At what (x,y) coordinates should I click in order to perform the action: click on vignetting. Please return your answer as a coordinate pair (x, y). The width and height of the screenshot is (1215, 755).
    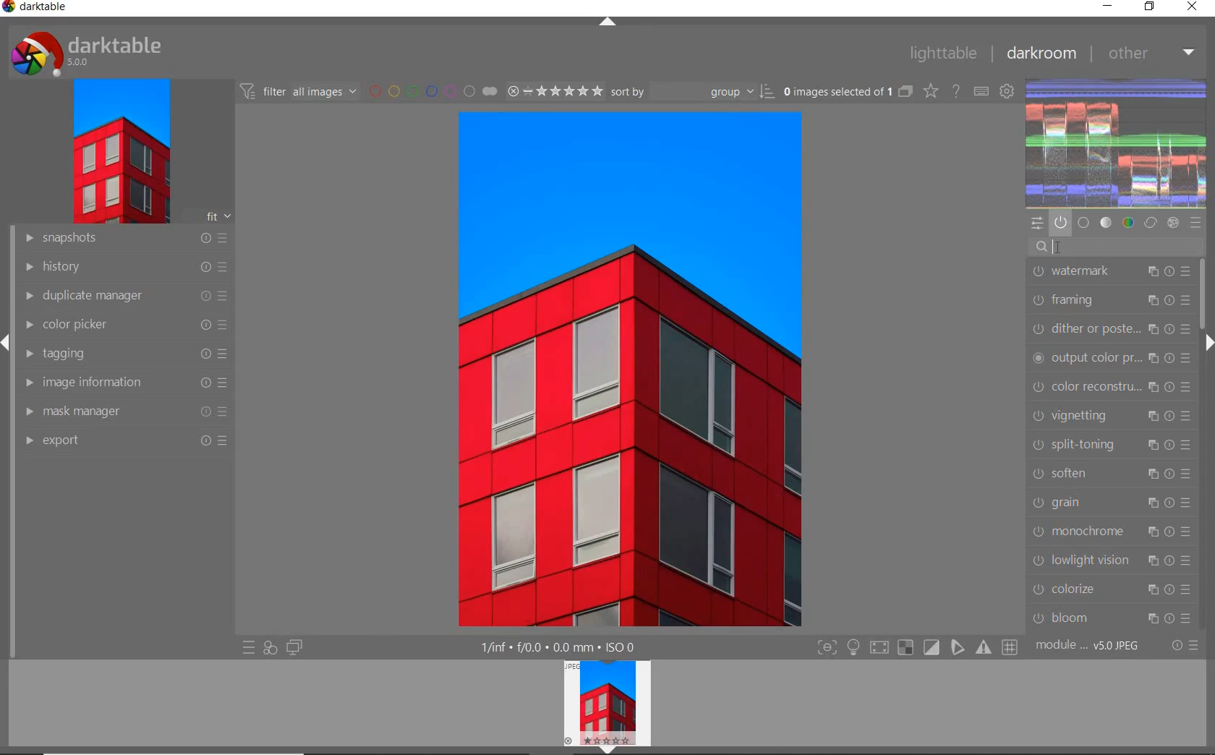
    Looking at the image, I should click on (1115, 415).